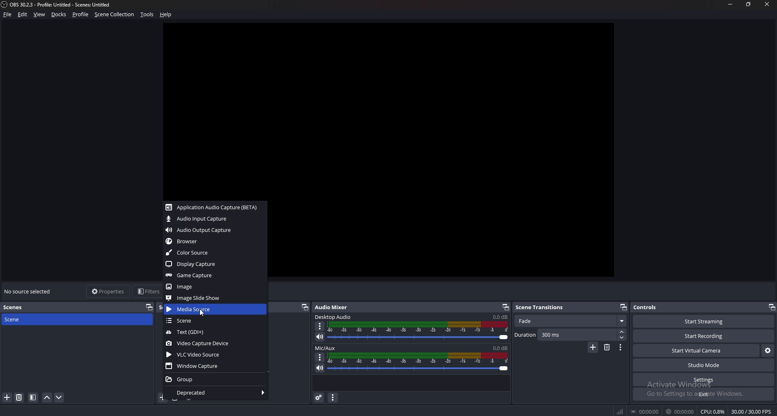 The width and height of the screenshot is (777, 416). What do you see at coordinates (216, 367) in the screenshot?
I see `Widow capture` at bounding box center [216, 367].